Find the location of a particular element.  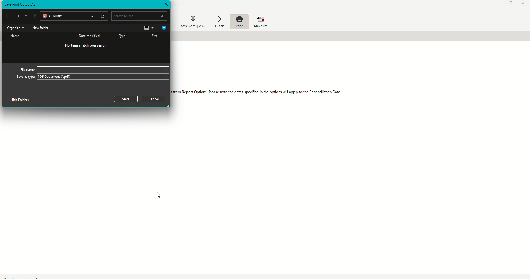

Print is located at coordinates (240, 23).